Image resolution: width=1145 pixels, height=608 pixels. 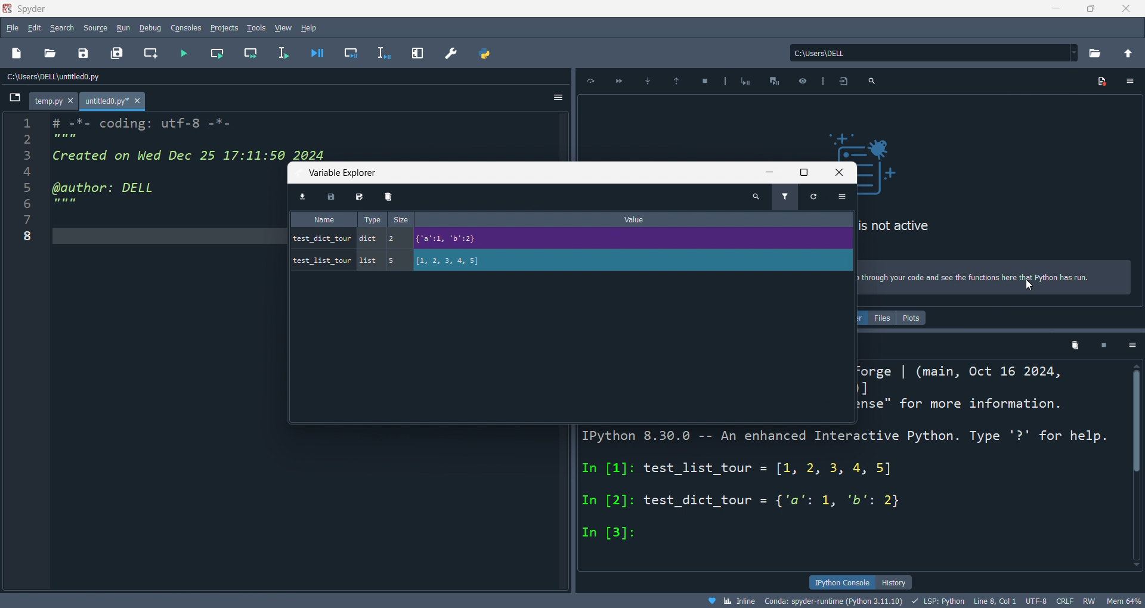 What do you see at coordinates (1036, 600) in the screenshot?
I see `UTF-8` at bounding box center [1036, 600].